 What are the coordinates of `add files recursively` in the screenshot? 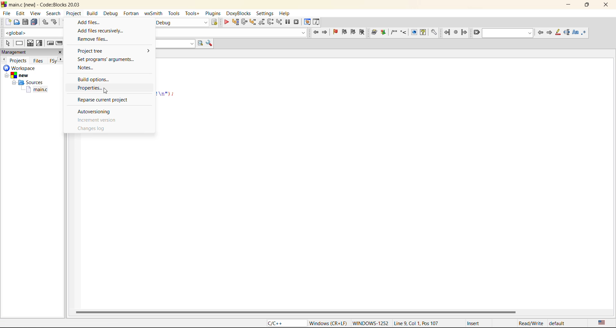 It's located at (101, 30).